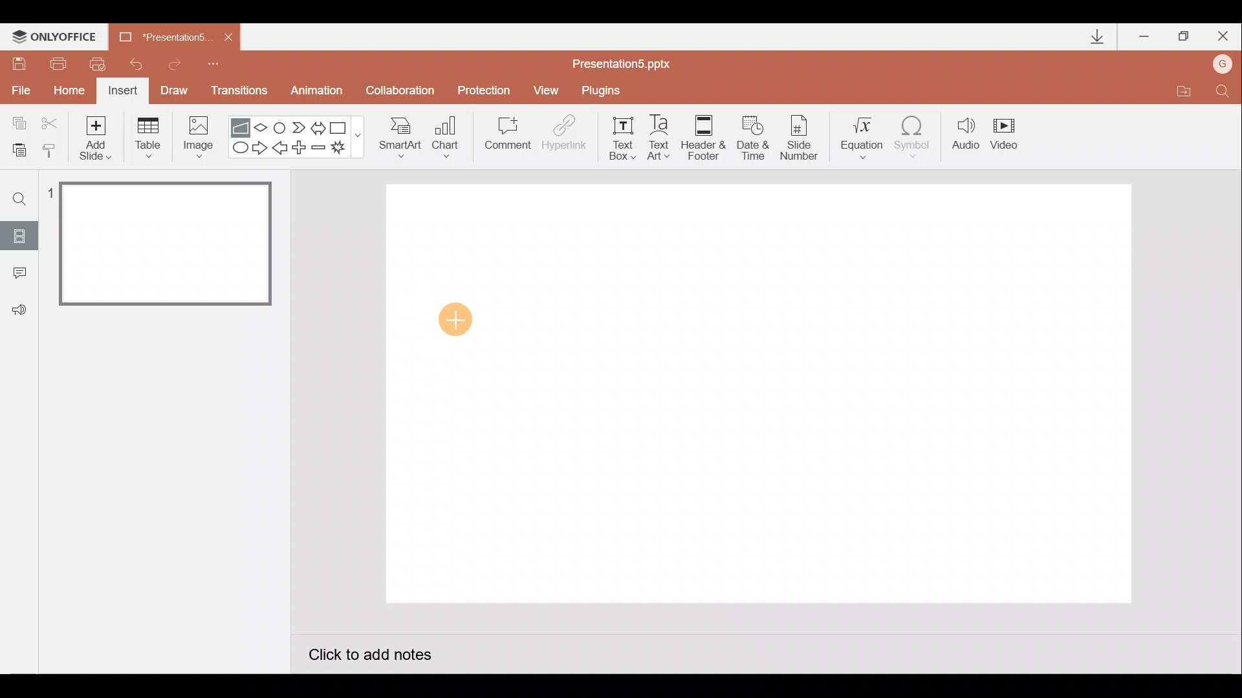 This screenshot has height=698, width=1242. I want to click on Comments, so click(16, 274).